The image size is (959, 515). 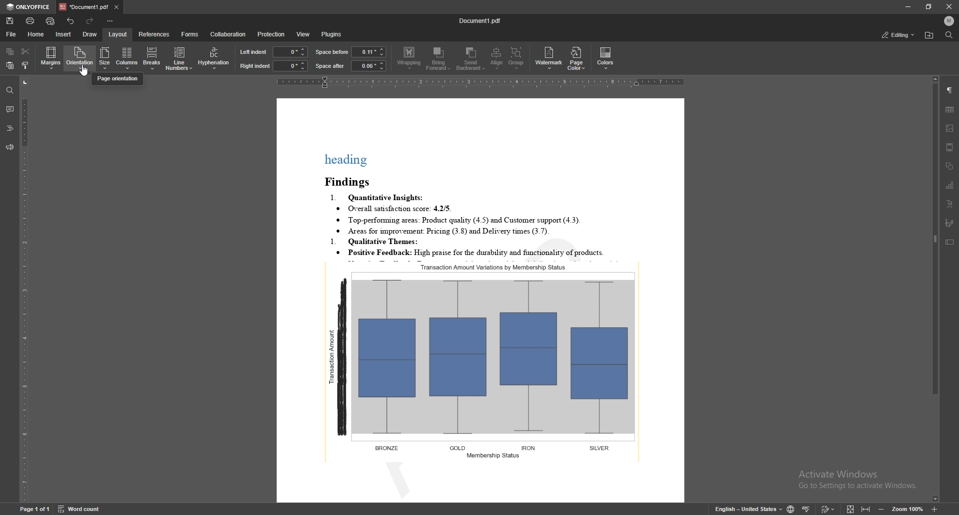 I want to click on close, so click(x=947, y=6).